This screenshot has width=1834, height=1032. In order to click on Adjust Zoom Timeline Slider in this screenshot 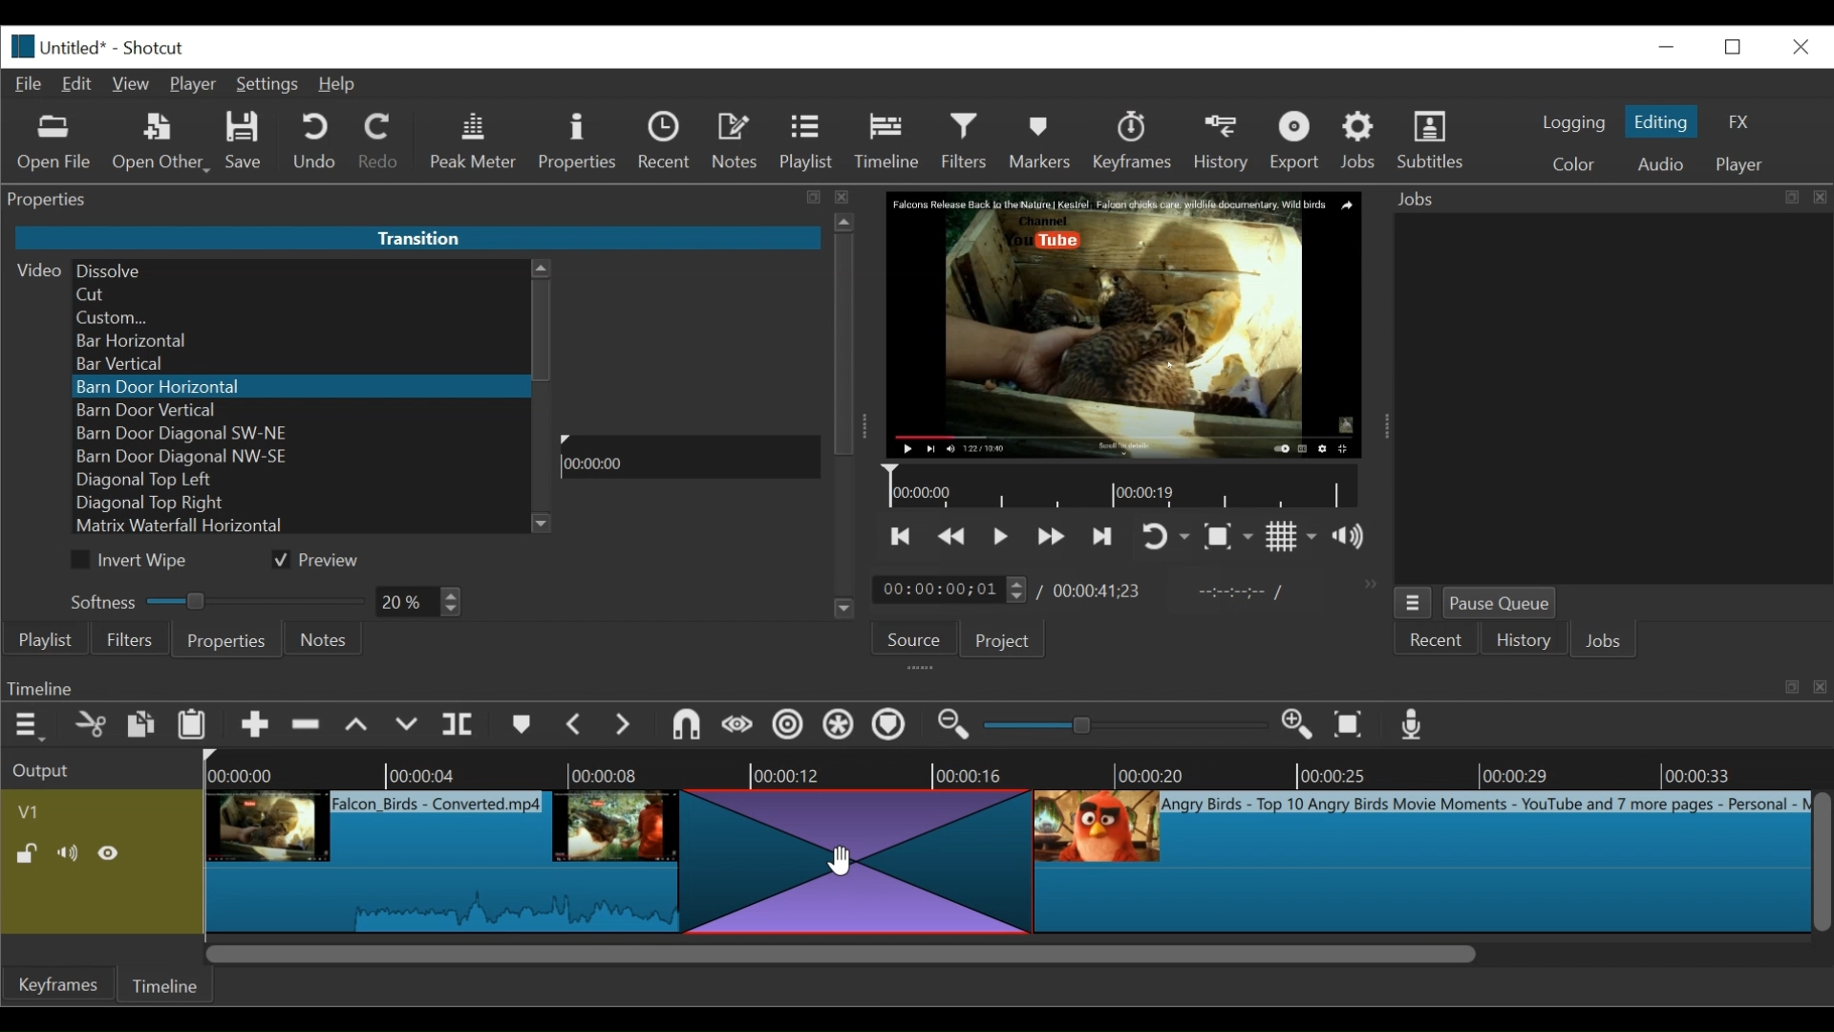, I will do `click(1121, 726)`.